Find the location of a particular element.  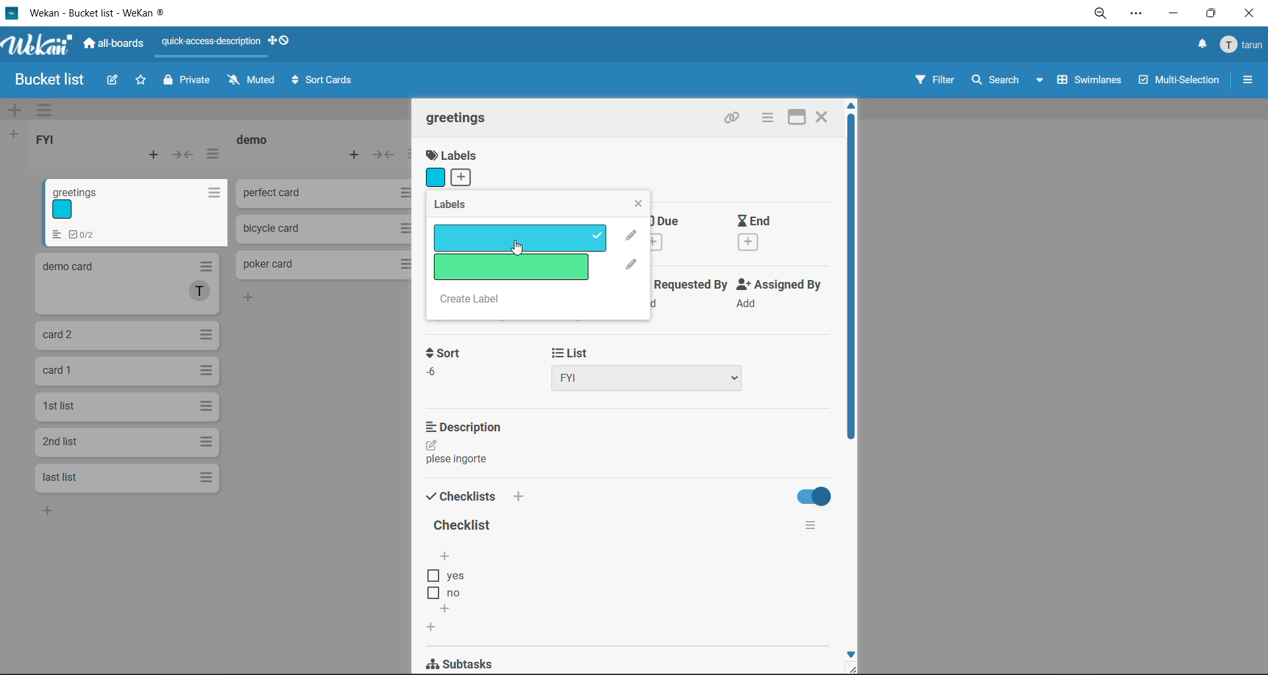

card actions is located at coordinates (767, 120).